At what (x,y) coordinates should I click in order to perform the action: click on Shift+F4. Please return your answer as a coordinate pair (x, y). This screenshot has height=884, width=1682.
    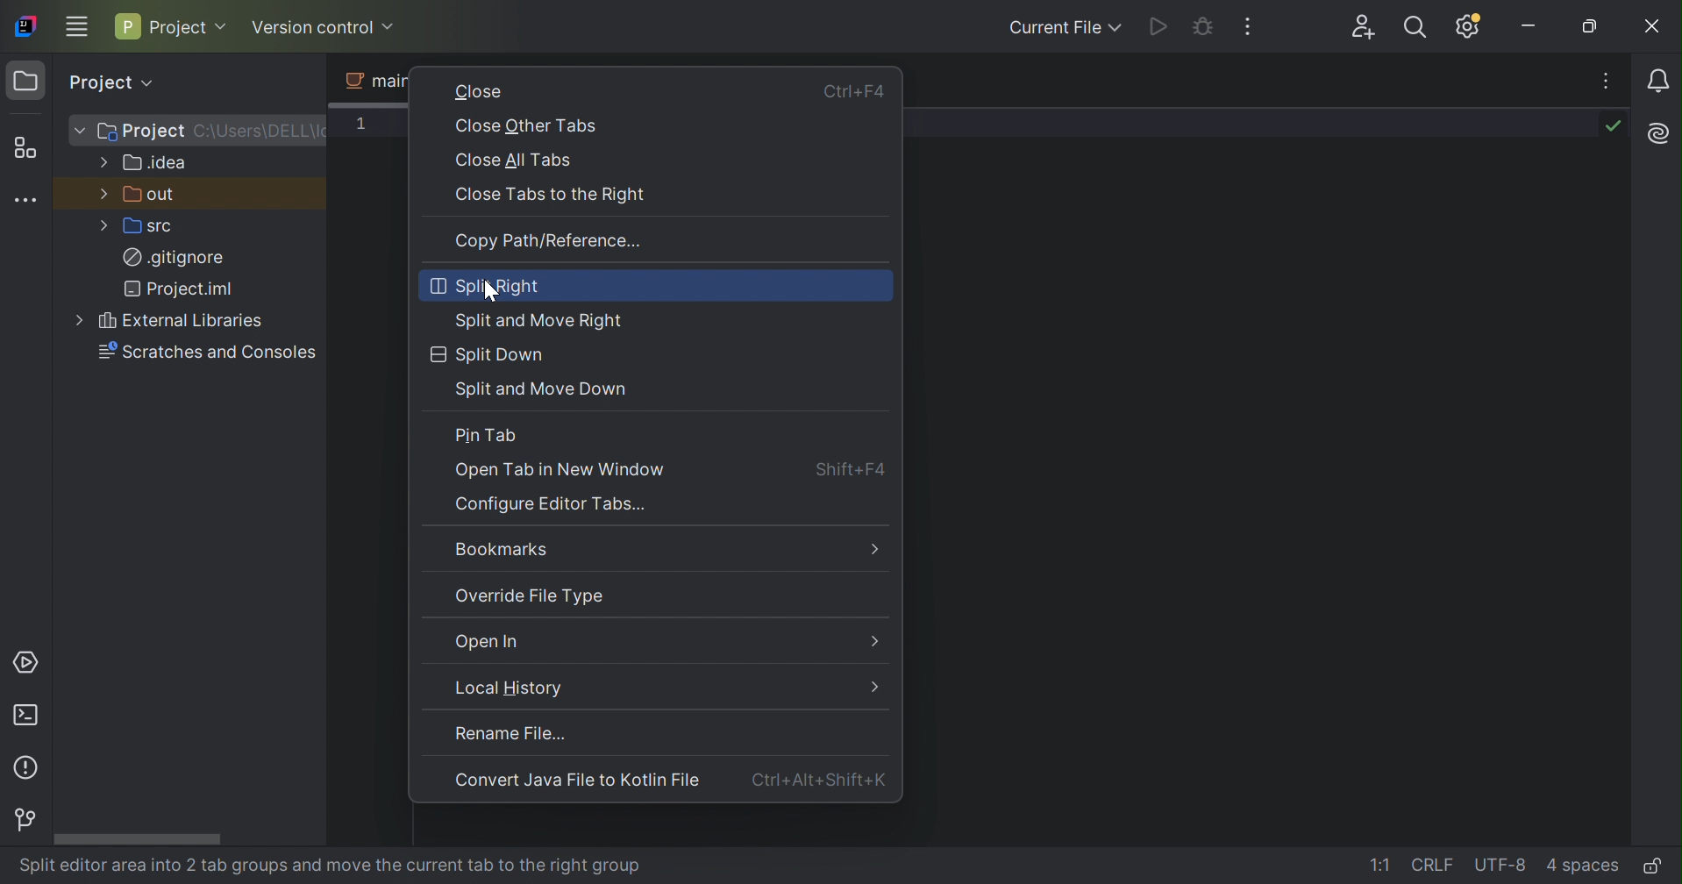
    Looking at the image, I should click on (850, 468).